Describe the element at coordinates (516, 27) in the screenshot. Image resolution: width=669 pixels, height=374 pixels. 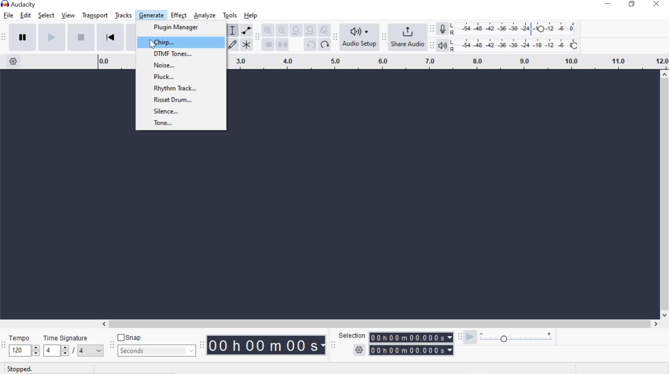
I see `Recording level` at that location.